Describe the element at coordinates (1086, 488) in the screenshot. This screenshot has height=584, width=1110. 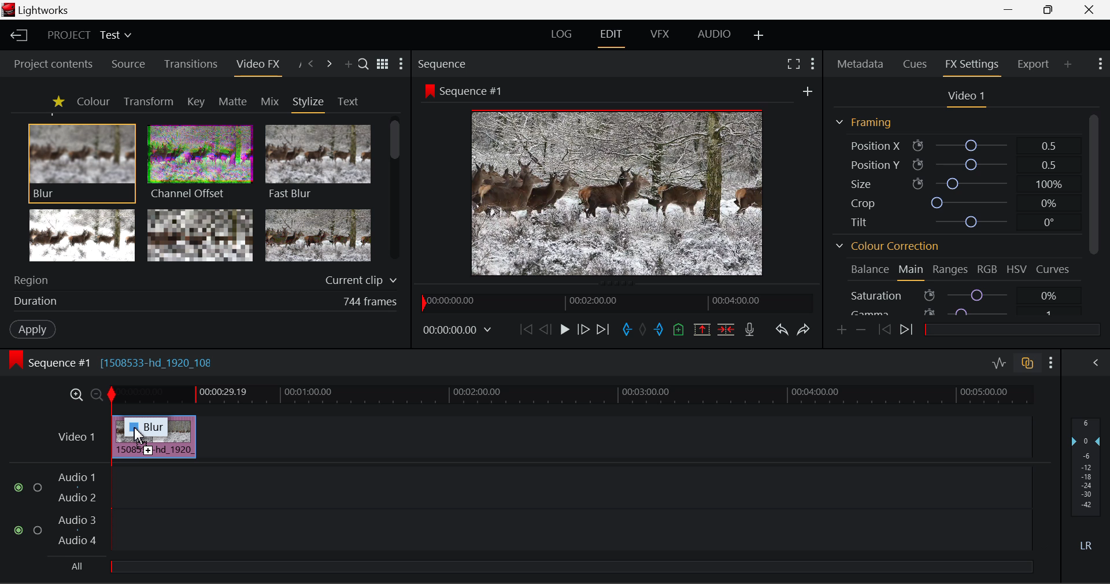
I see `Decibel Level` at that location.